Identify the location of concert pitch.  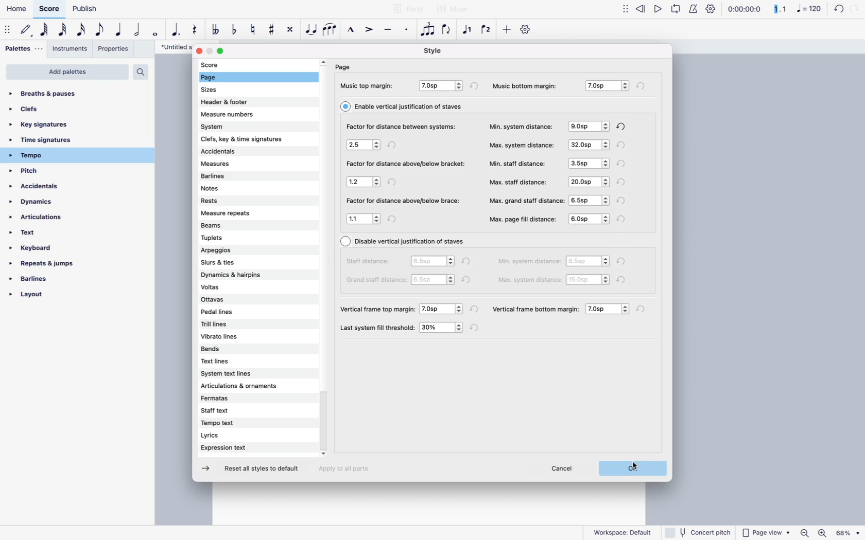
(699, 532).